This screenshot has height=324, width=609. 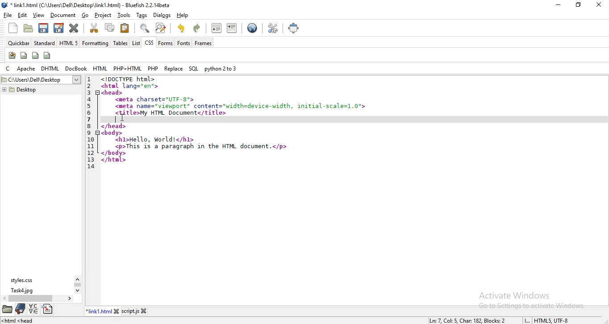 I want to click on undo, so click(x=182, y=28).